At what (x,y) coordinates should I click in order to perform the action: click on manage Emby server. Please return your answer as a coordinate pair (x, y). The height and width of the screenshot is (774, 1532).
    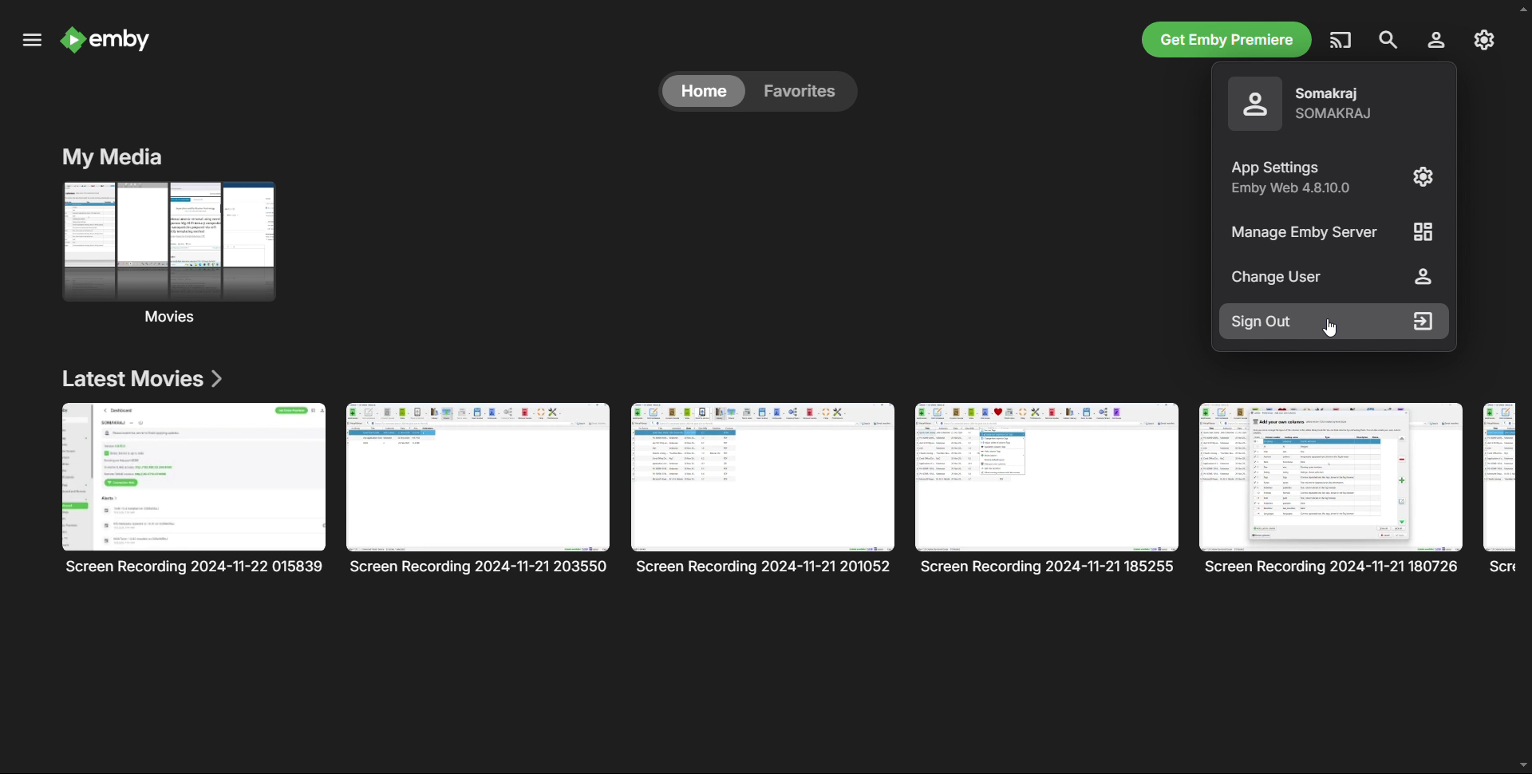
    Looking at the image, I should click on (1333, 231).